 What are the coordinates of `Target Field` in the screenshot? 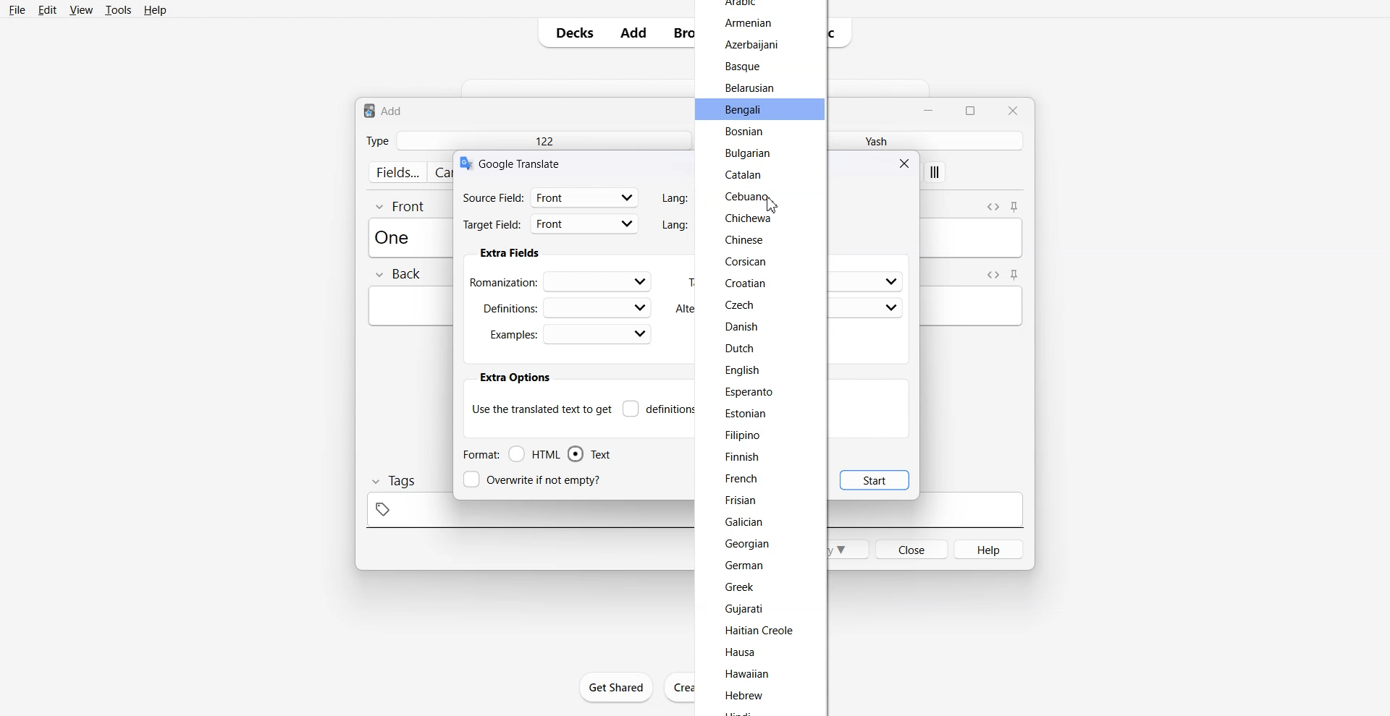 It's located at (551, 226).